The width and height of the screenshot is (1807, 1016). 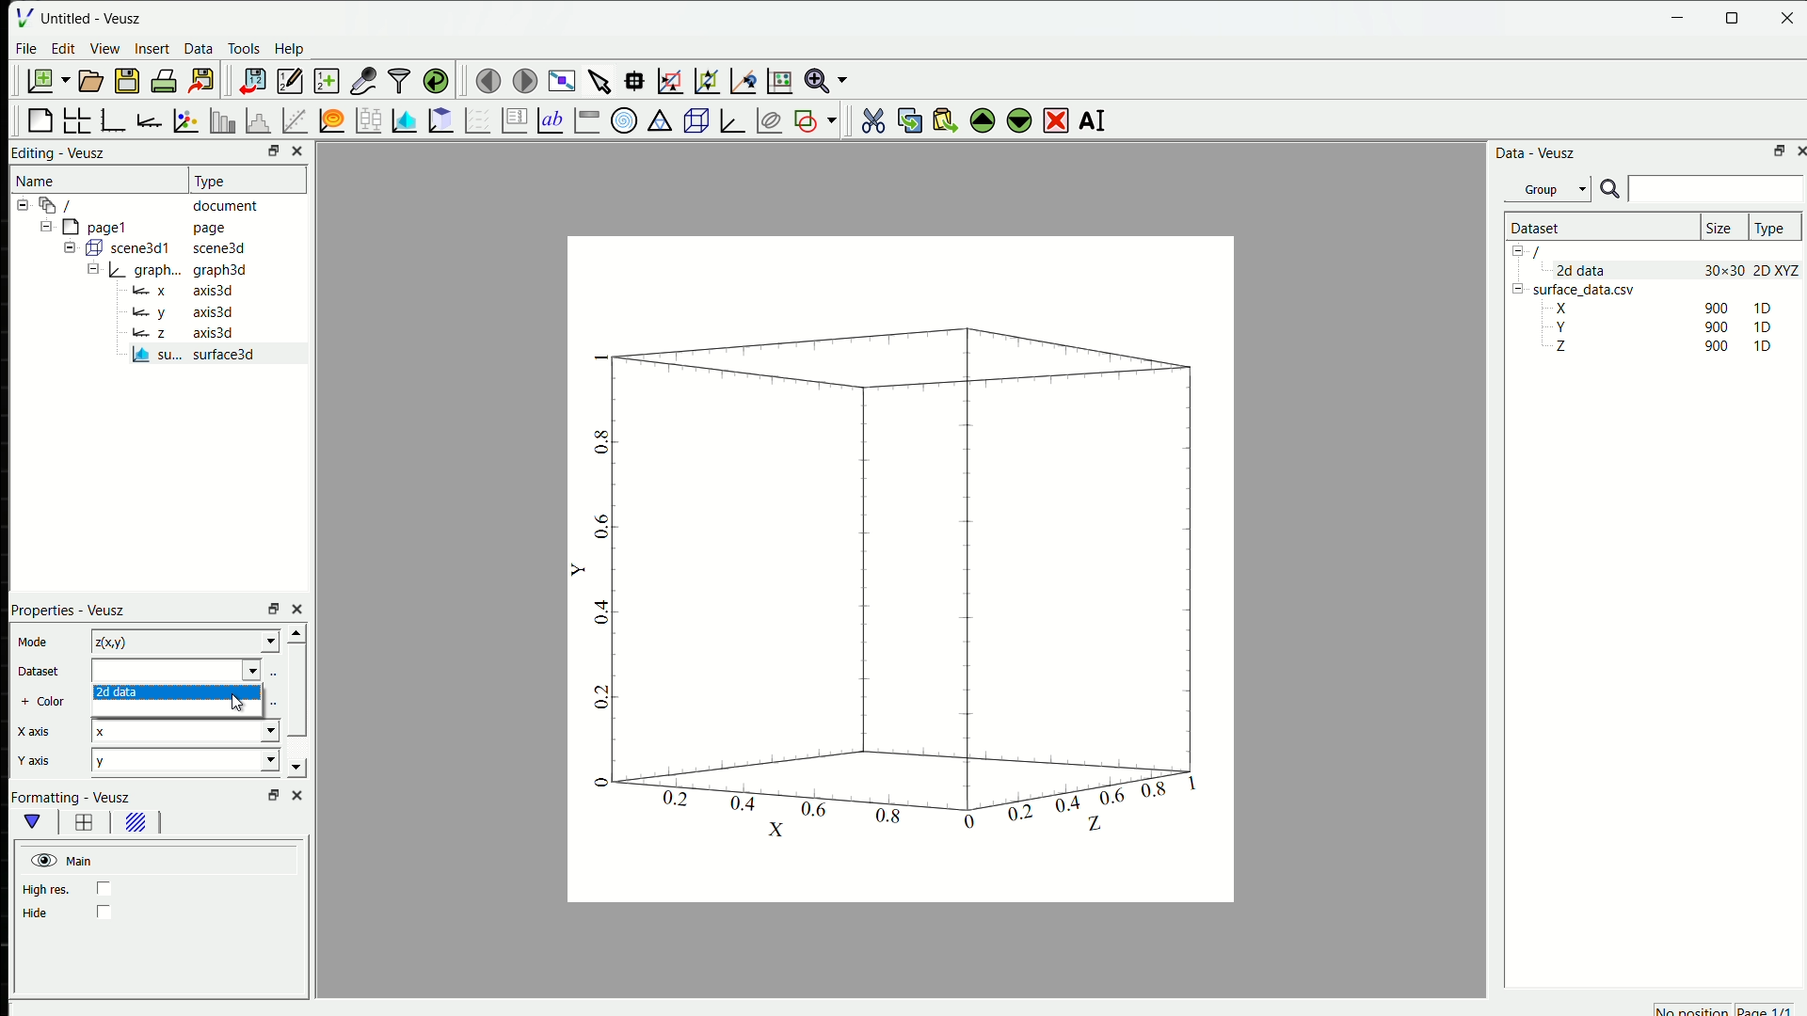 What do you see at coordinates (164, 80) in the screenshot?
I see `print` at bounding box center [164, 80].